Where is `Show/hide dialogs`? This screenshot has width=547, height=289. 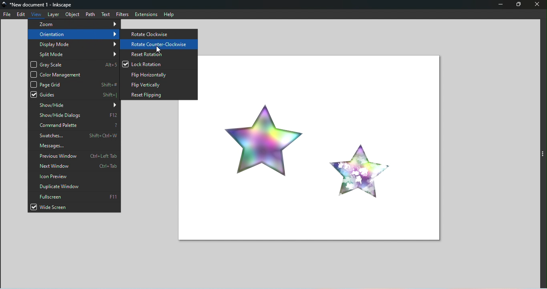 Show/hide dialogs is located at coordinates (75, 115).